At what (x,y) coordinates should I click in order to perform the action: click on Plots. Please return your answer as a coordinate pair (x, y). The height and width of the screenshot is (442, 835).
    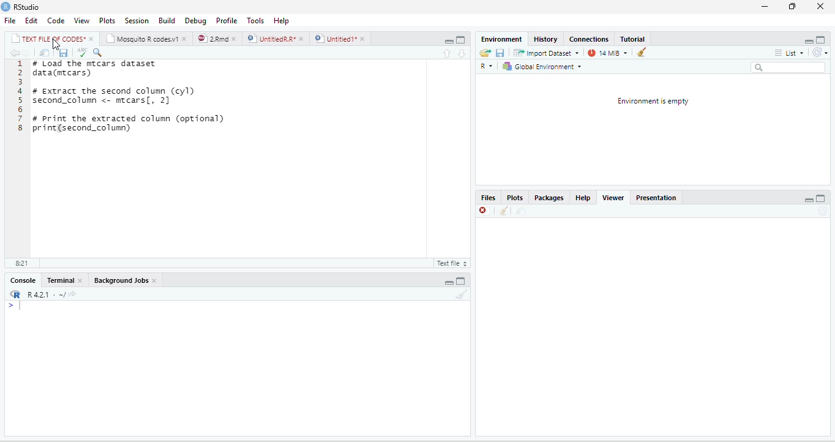
    Looking at the image, I should click on (517, 198).